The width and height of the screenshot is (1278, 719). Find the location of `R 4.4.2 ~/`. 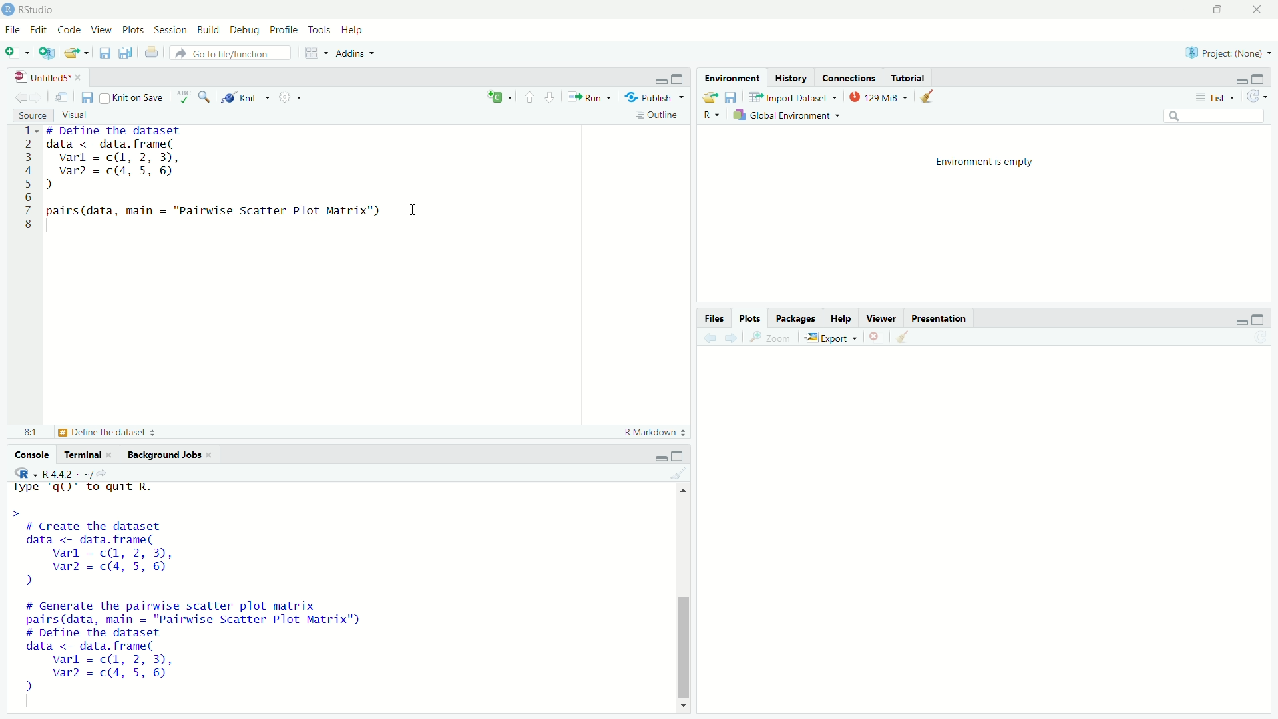

R 4.4.2 ~/ is located at coordinates (67, 472).